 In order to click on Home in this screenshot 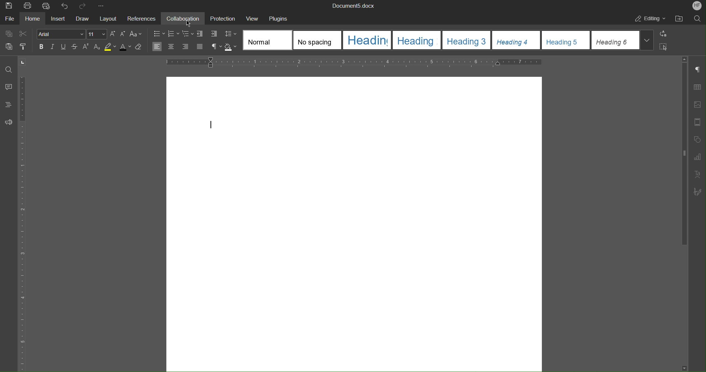, I will do `click(35, 19)`.